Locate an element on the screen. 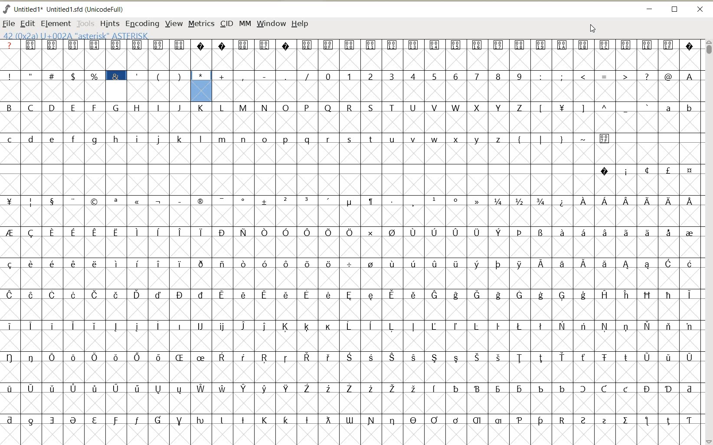  MM is located at coordinates (245, 24).